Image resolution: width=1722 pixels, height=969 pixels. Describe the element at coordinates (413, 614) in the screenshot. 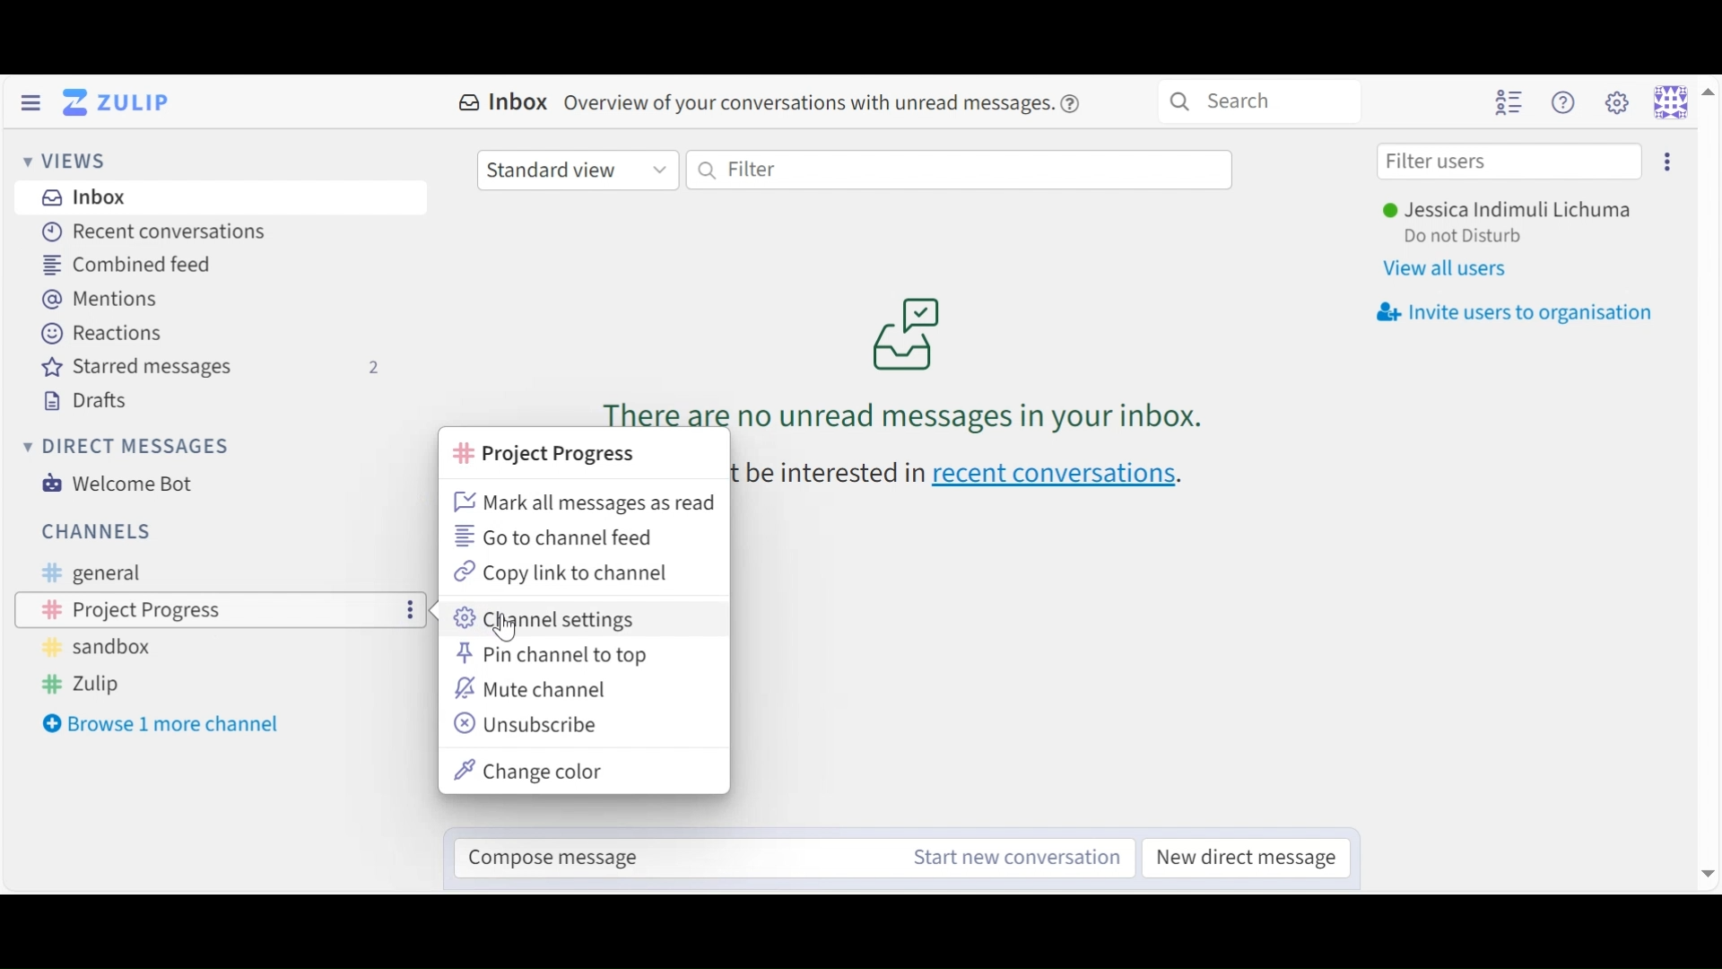

I see `options` at that location.